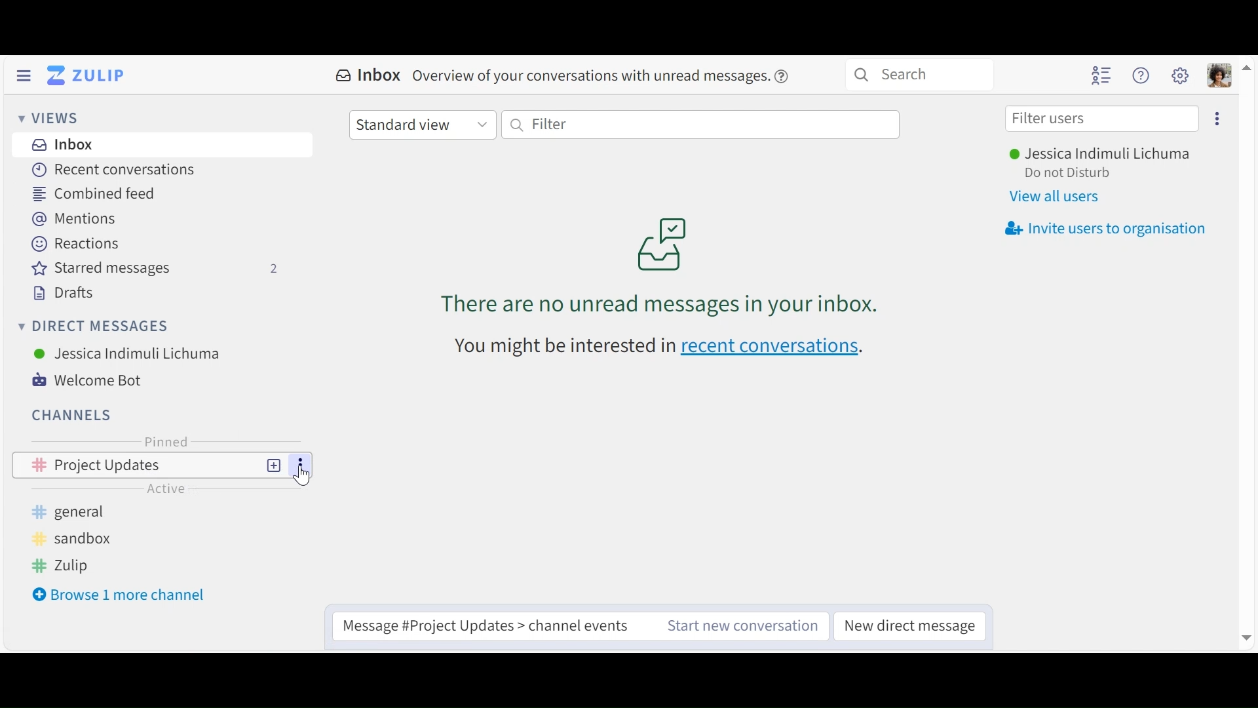  I want to click on Search, so click(918, 73).